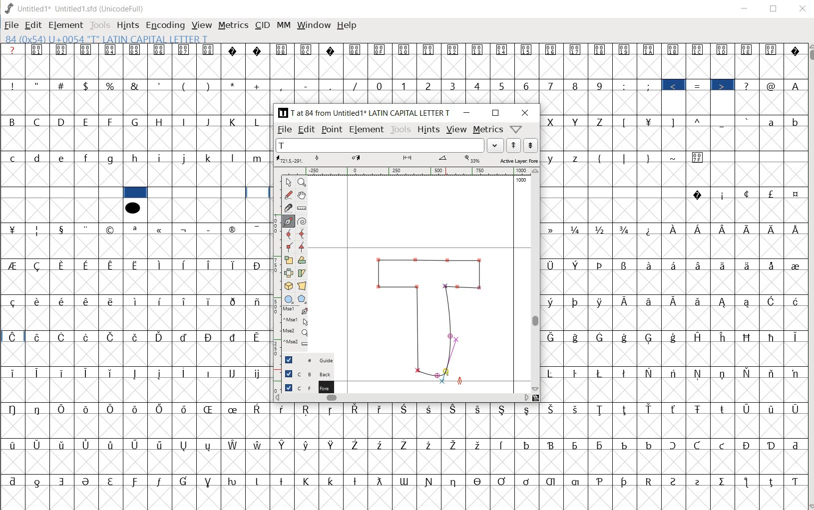 This screenshot has height=510, width=814. What do you see at coordinates (575, 85) in the screenshot?
I see `8` at bounding box center [575, 85].